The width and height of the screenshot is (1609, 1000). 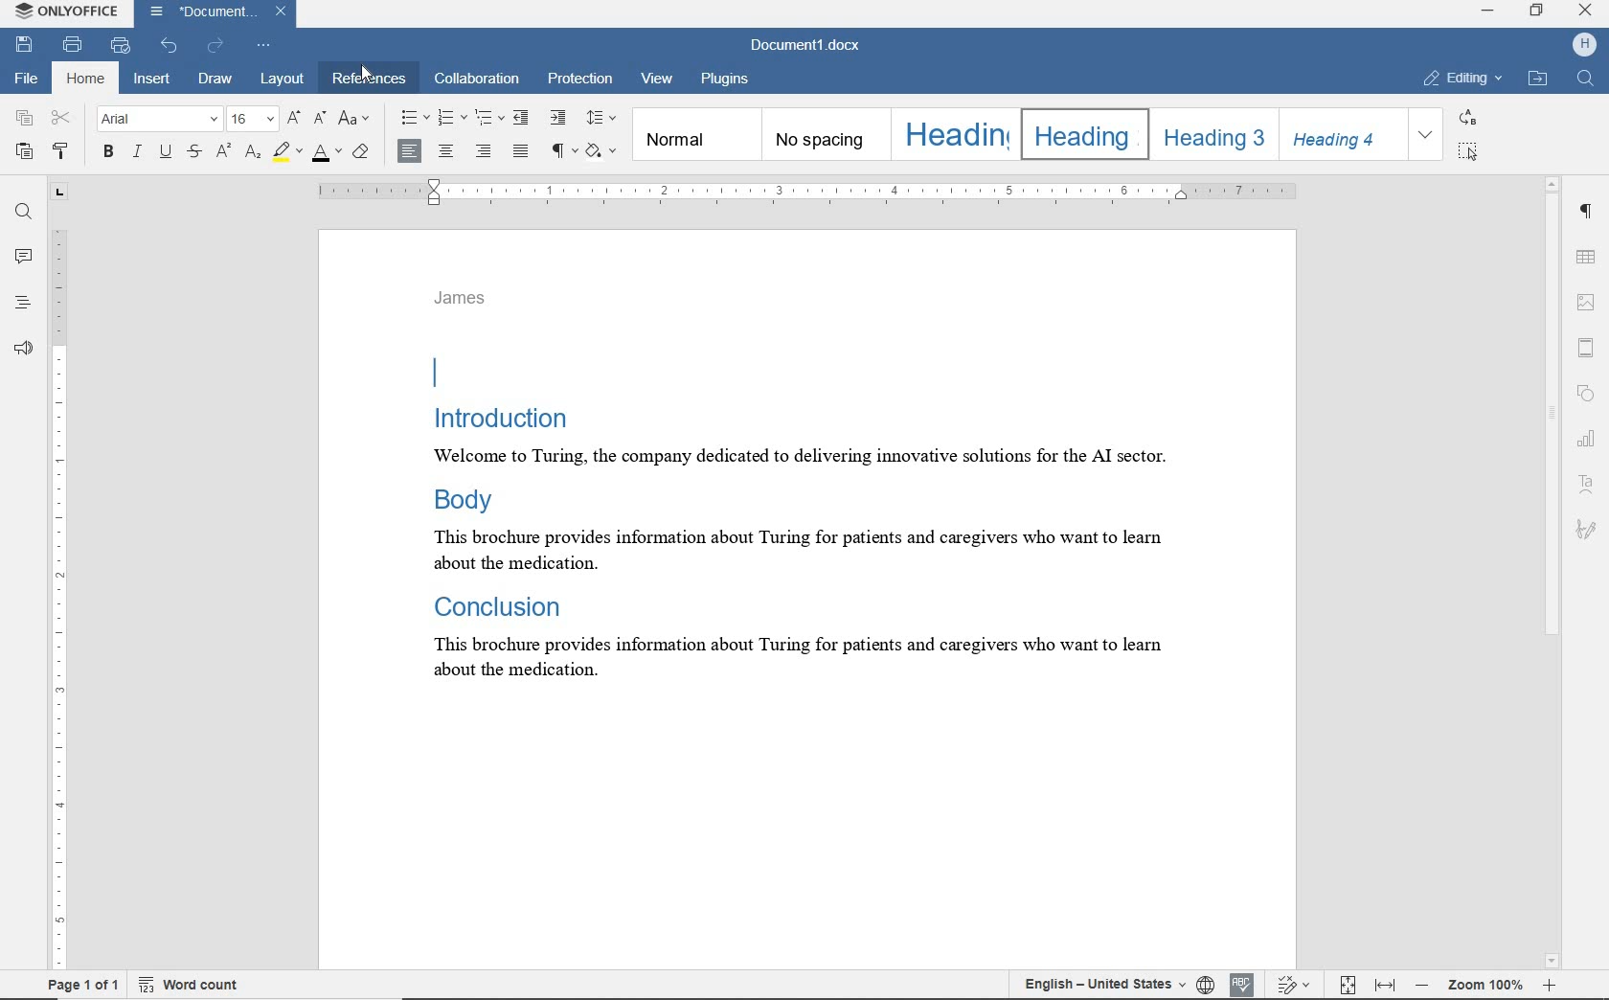 What do you see at coordinates (58, 572) in the screenshot?
I see `ruler` at bounding box center [58, 572].